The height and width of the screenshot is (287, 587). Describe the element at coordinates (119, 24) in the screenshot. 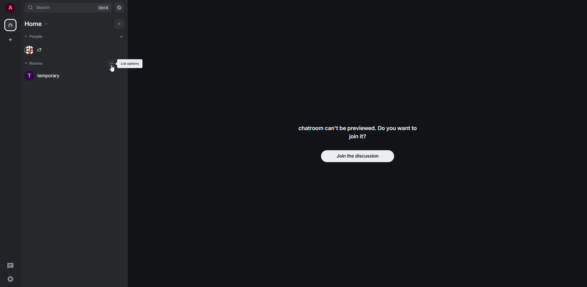

I see `add` at that location.